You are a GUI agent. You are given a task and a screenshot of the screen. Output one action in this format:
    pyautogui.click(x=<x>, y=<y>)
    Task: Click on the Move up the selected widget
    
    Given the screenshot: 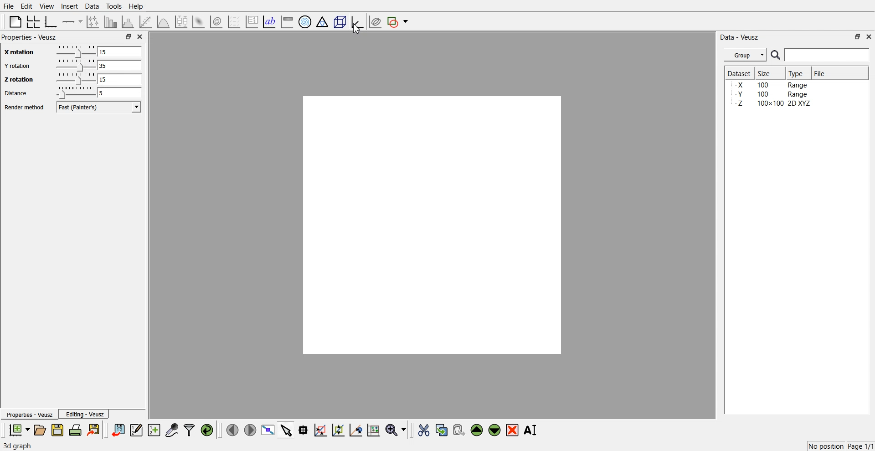 What is the action you would take?
    pyautogui.click(x=477, y=430)
    